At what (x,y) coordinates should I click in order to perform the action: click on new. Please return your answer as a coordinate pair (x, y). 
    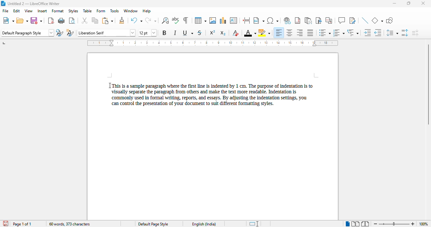
    Looking at the image, I should click on (9, 20).